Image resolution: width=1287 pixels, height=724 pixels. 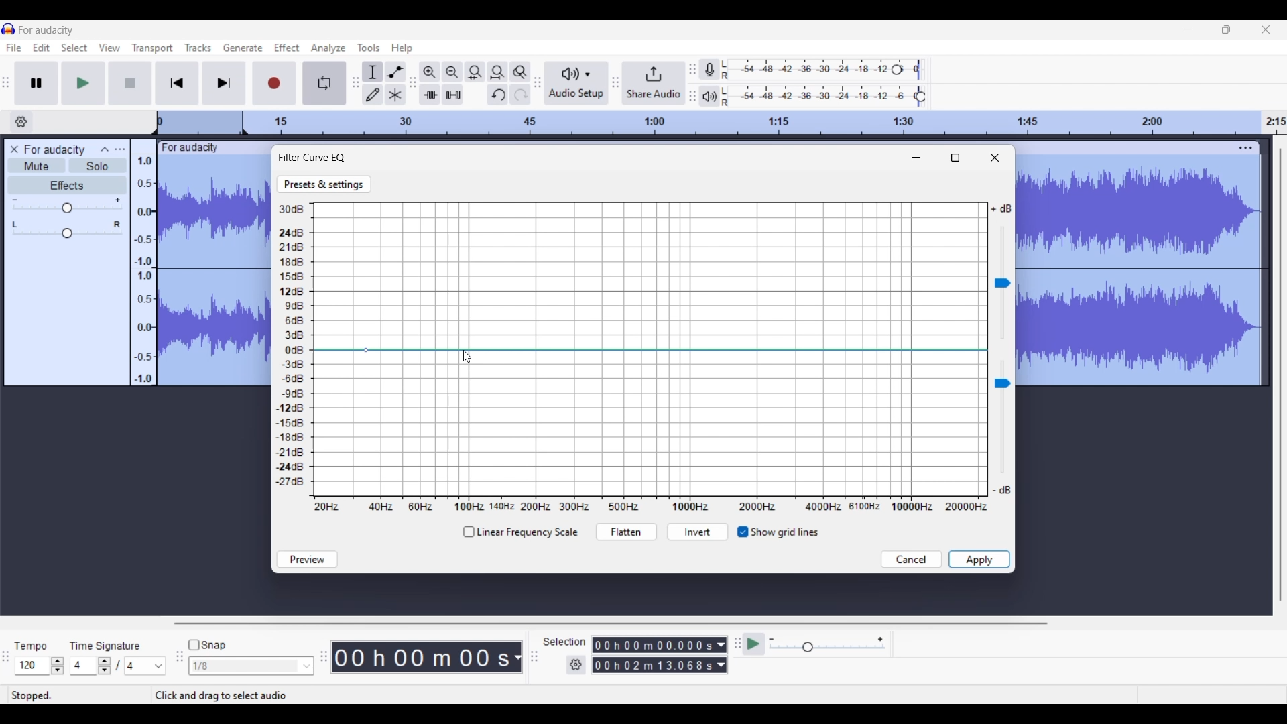 I want to click on Change sound, so click(x=1002, y=283).